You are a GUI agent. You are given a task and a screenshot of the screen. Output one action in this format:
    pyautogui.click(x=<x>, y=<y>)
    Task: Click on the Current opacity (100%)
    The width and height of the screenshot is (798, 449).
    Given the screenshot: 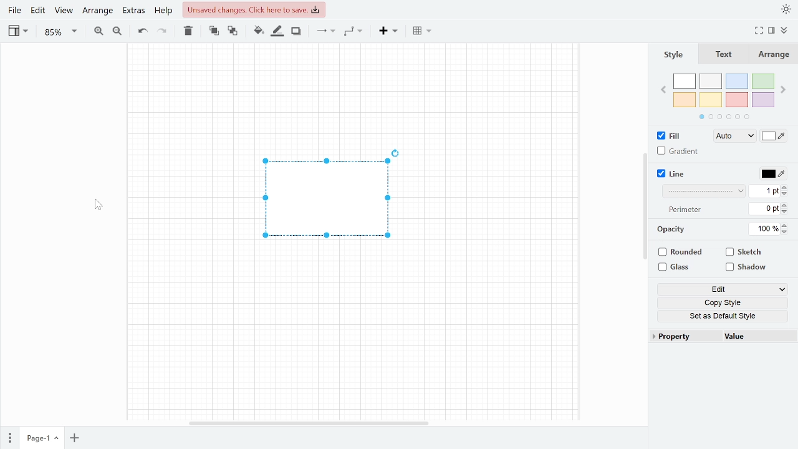 What is the action you would take?
    pyautogui.click(x=766, y=229)
    